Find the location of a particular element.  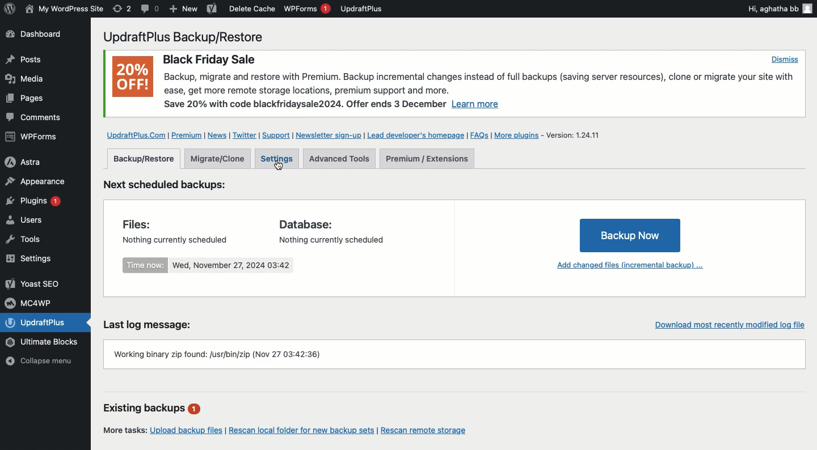

Backup, migrate and restore with Premium. Backup incremental changes instead of full backups (saving server resources), clone or migrate your site withease, get more remote storage locations, premium support and more. Save 20% with code blackfridaysale2024. Offer ends 3 December Learn more is located at coordinates (482, 91).